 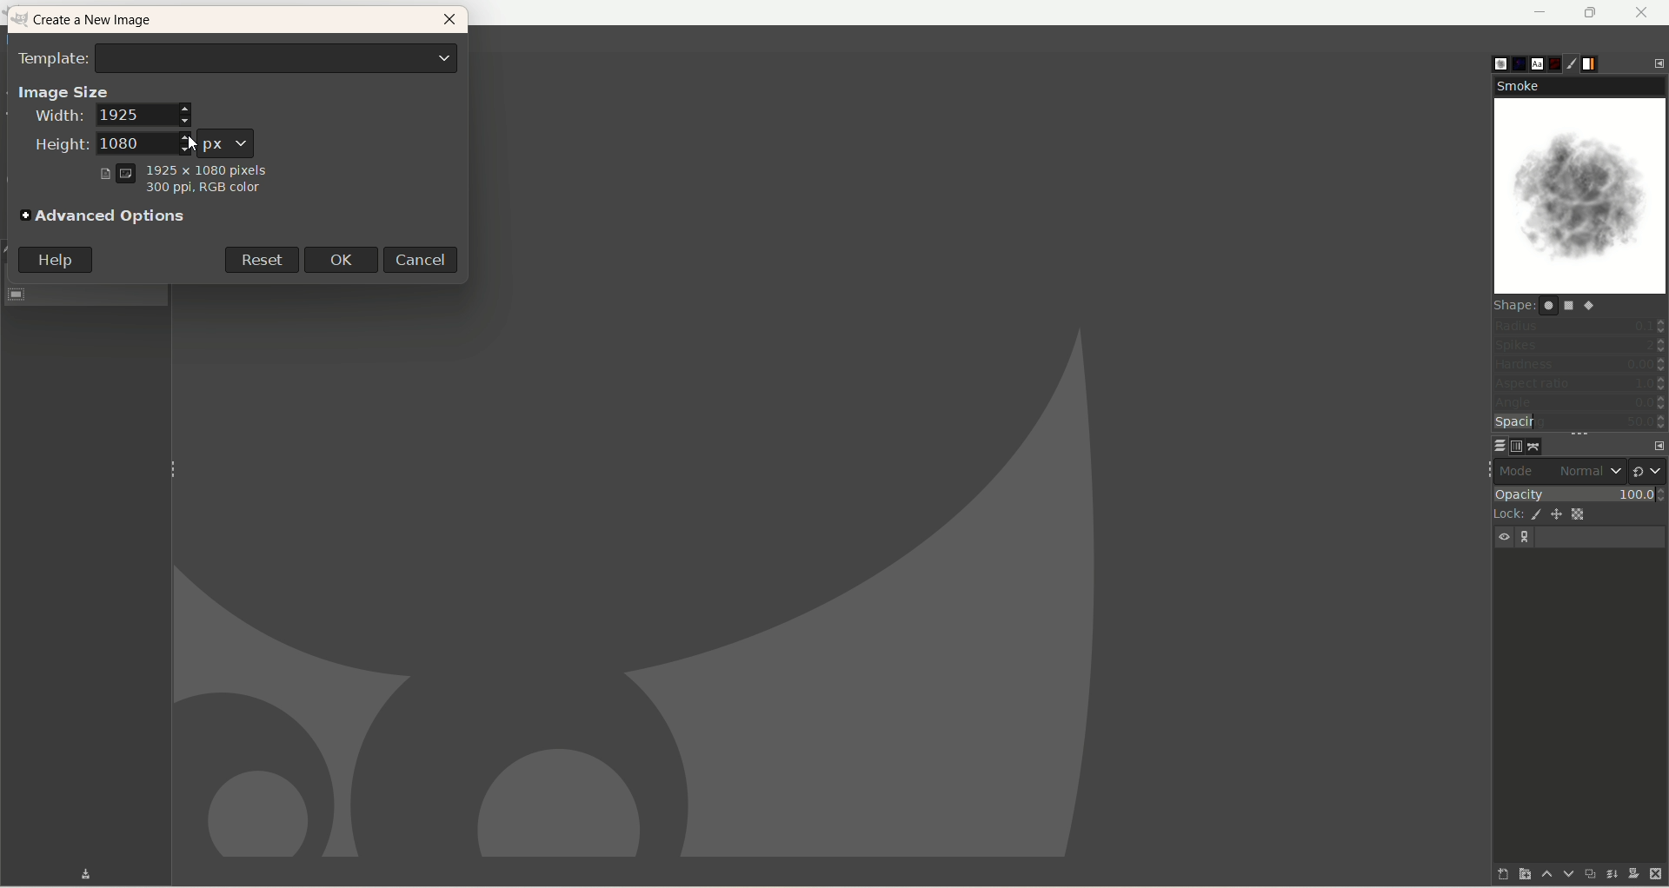 What do you see at coordinates (201, 191) in the screenshot?
I see `color` at bounding box center [201, 191].